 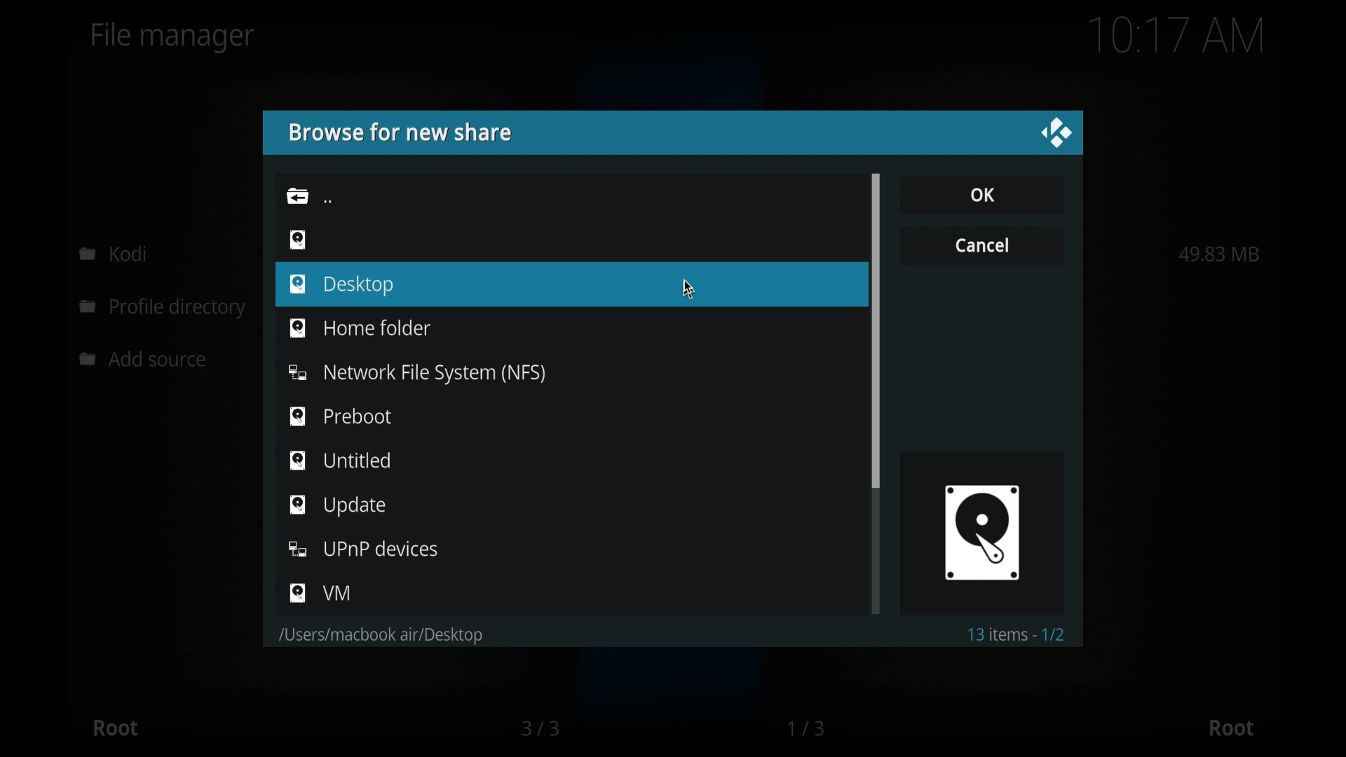 I want to click on folder, so click(x=379, y=636).